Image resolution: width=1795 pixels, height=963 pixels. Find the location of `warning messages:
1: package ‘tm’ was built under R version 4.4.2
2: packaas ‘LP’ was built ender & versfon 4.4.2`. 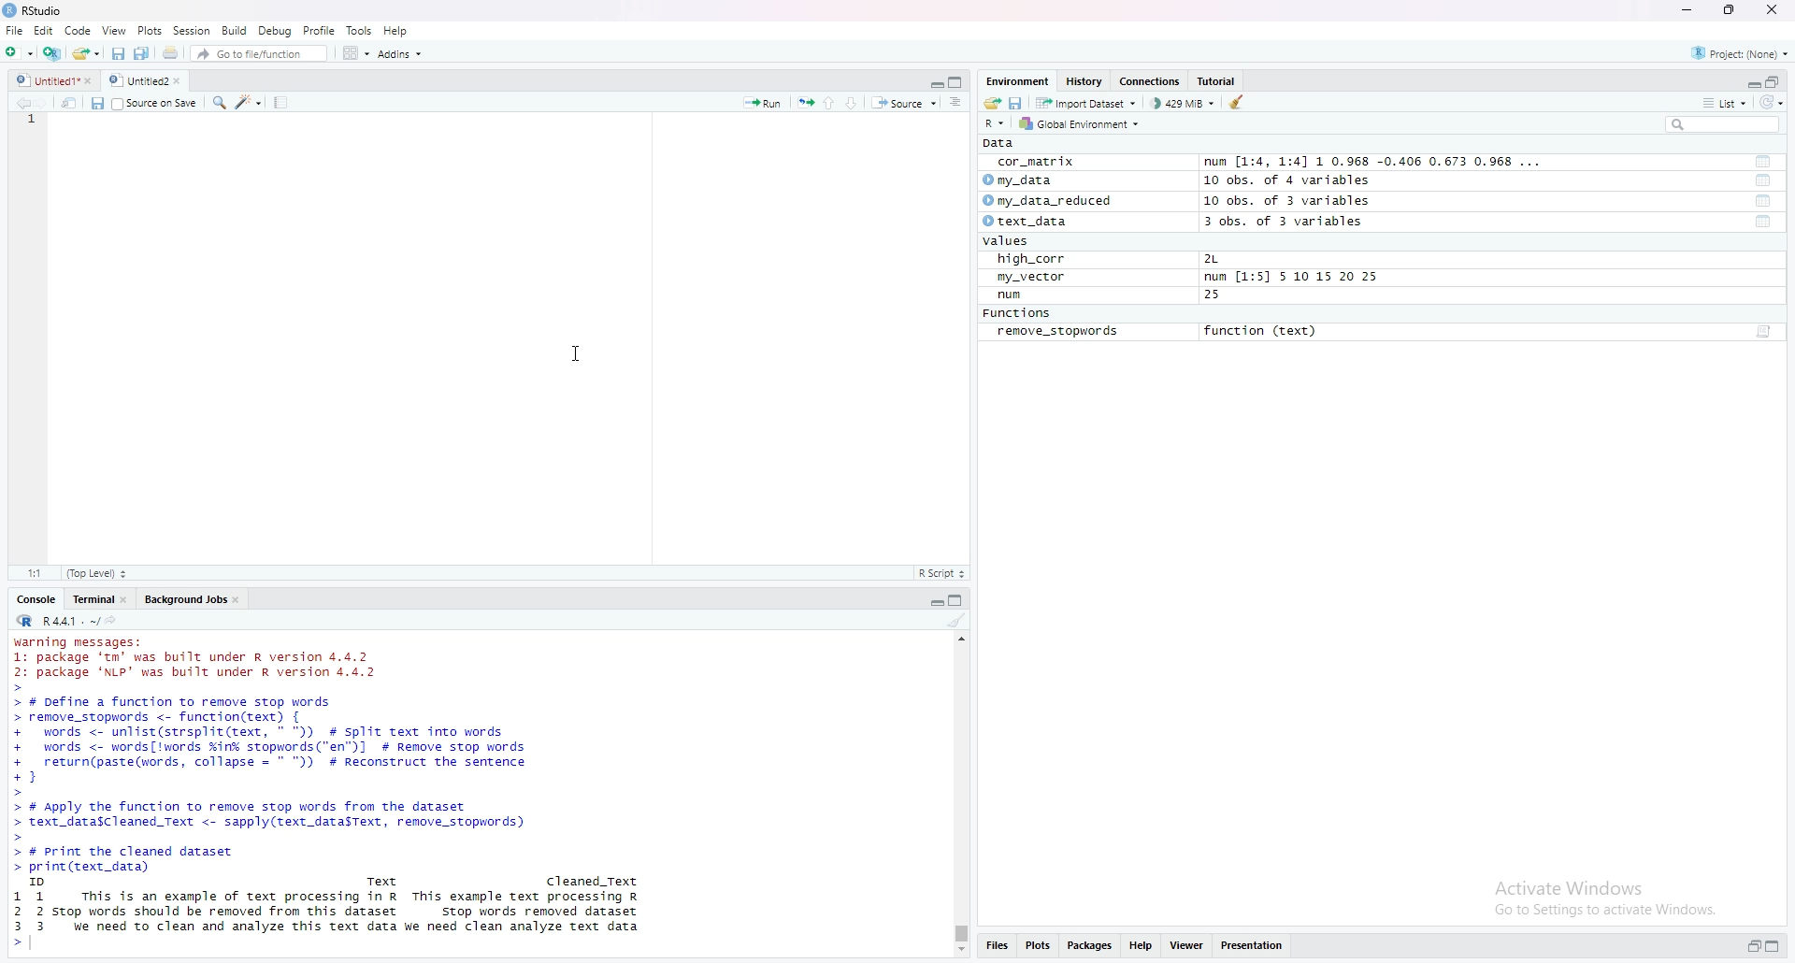

warning messages:
1: package ‘tm’ was built under R version 4.4.2
2: packaas ‘LP’ was built ender & versfon 4.4.2 is located at coordinates (202, 654).